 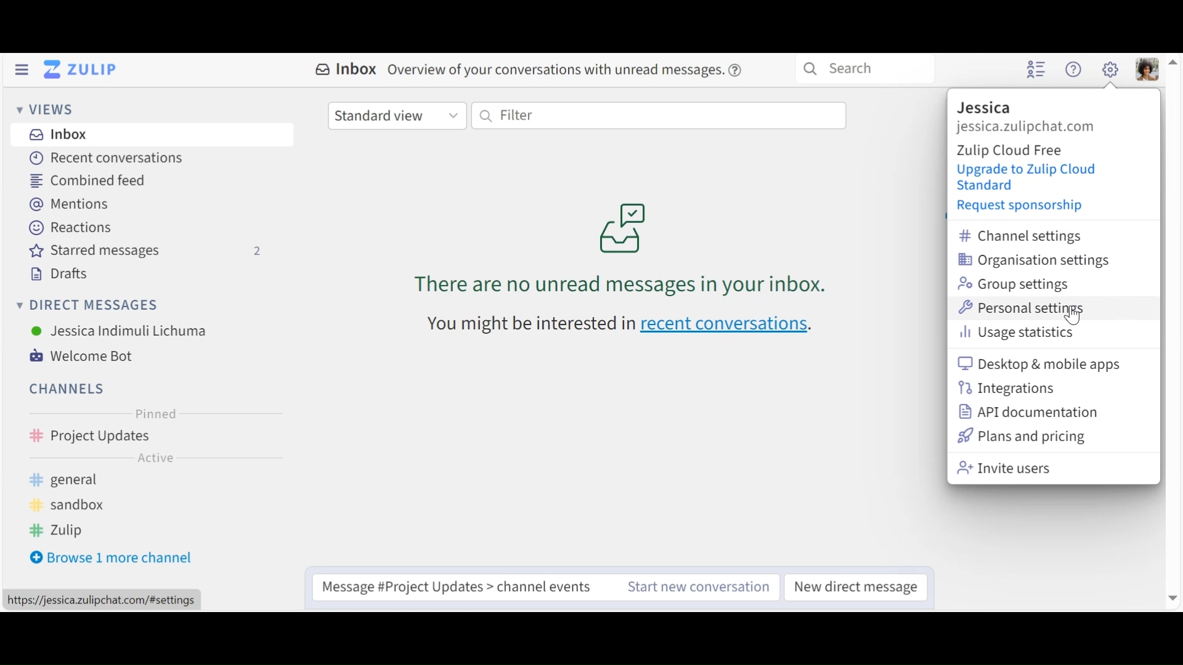 I want to click on Channels, so click(x=145, y=438).